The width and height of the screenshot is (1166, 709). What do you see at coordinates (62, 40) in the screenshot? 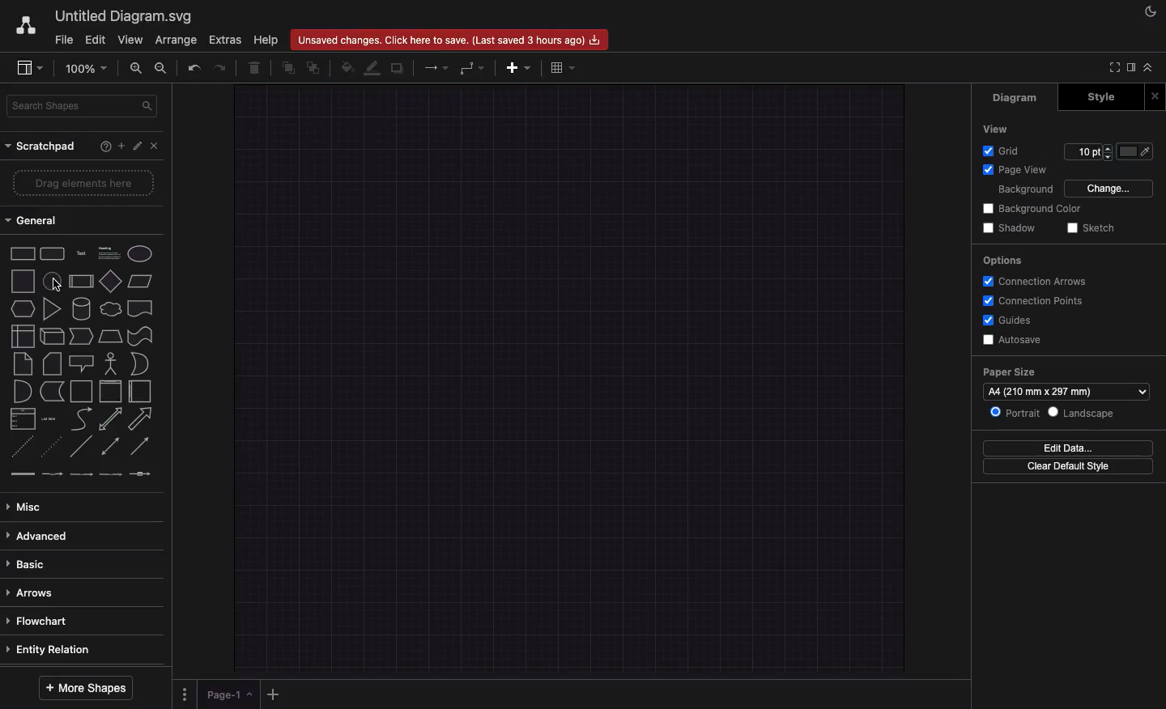
I see `File` at bounding box center [62, 40].